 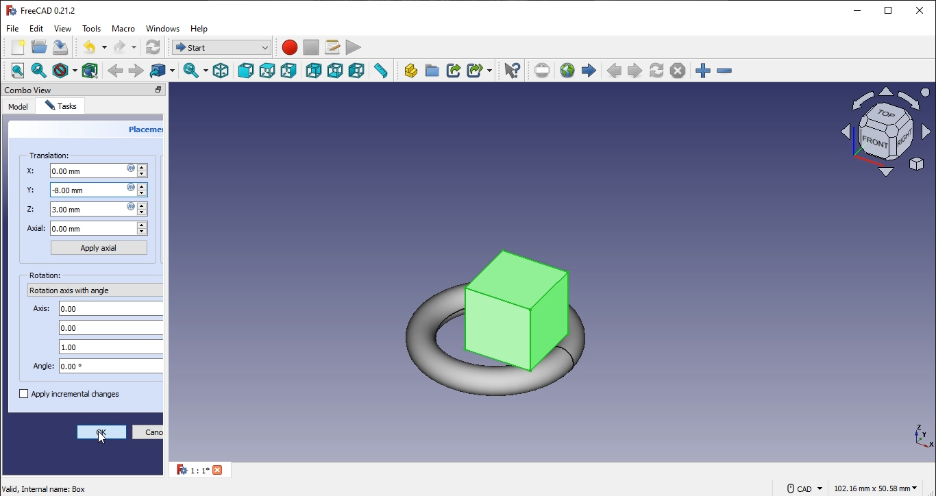 I want to click on Y, so click(x=85, y=190).